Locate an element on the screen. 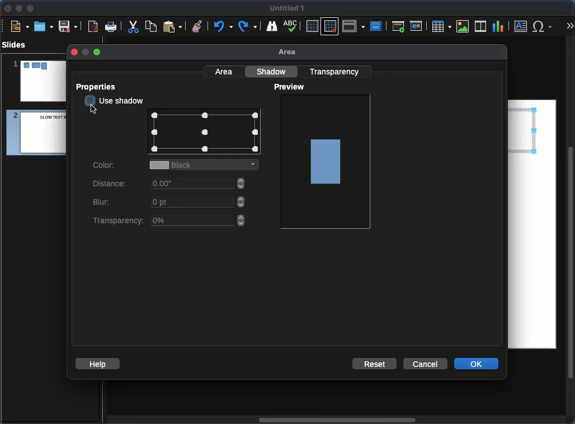 The height and width of the screenshot is (424, 575). Audio or video is located at coordinates (481, 26).